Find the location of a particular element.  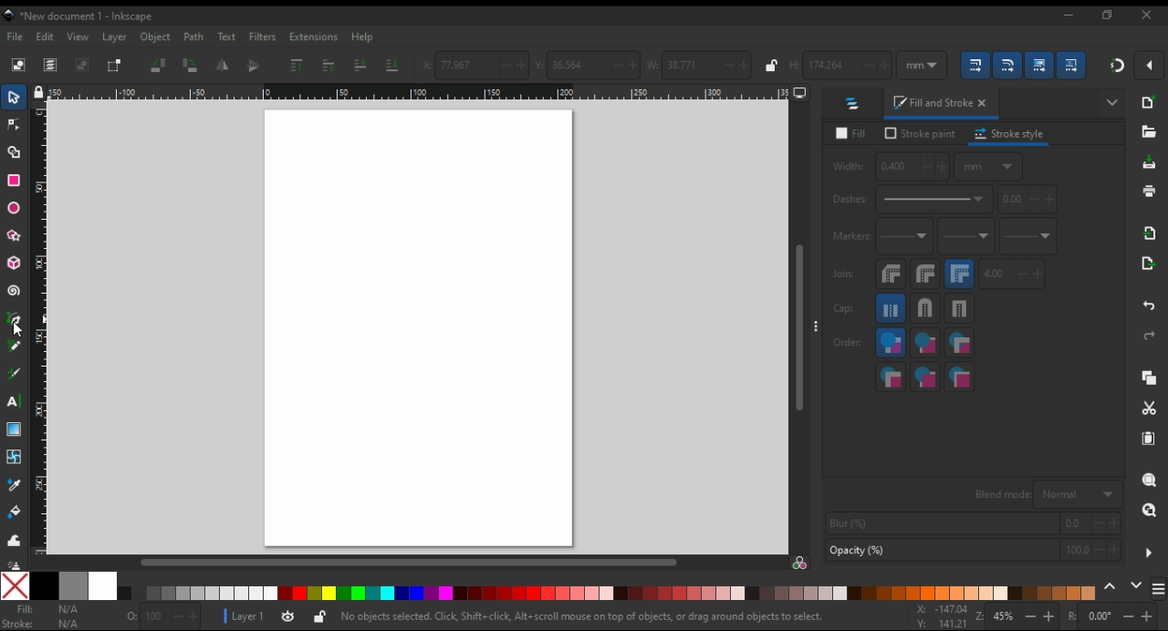

round is located at coordinates (925, 274).